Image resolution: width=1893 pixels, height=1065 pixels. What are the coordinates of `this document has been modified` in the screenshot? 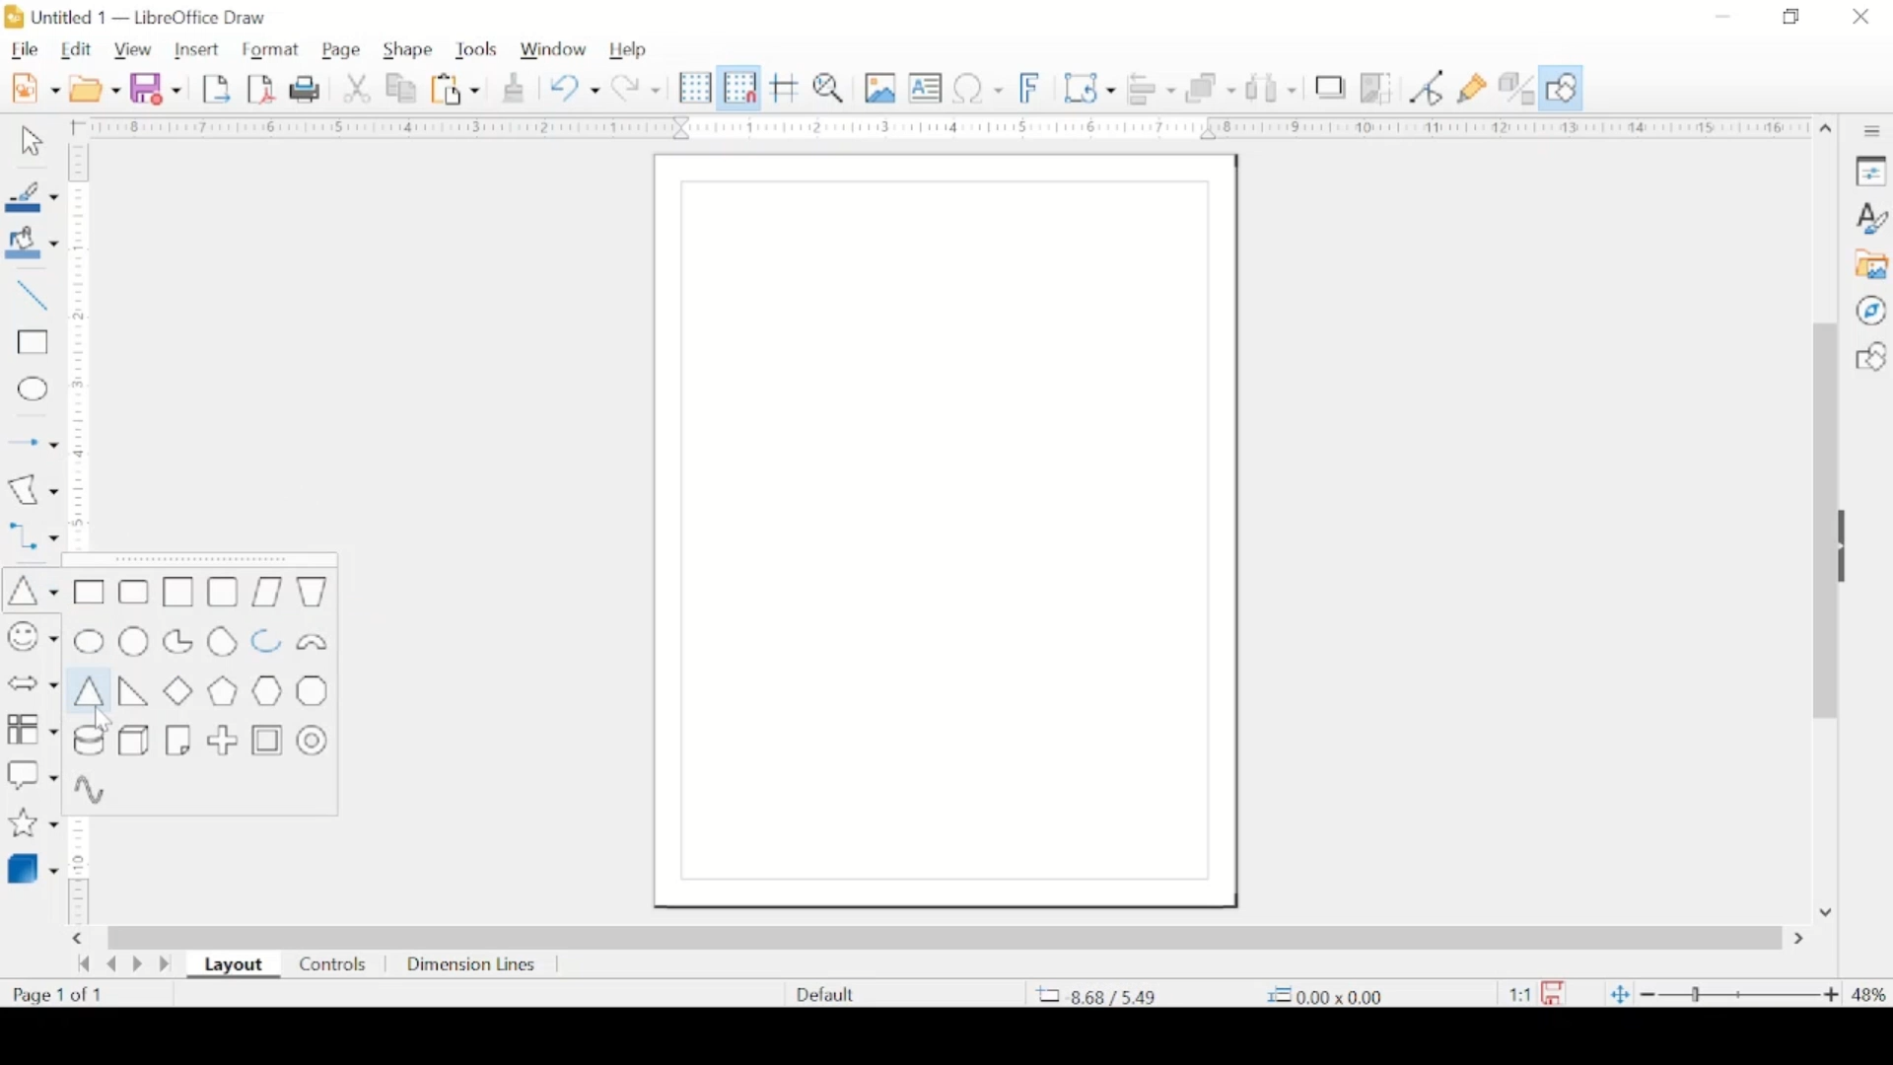 It's located at (1531, 990).